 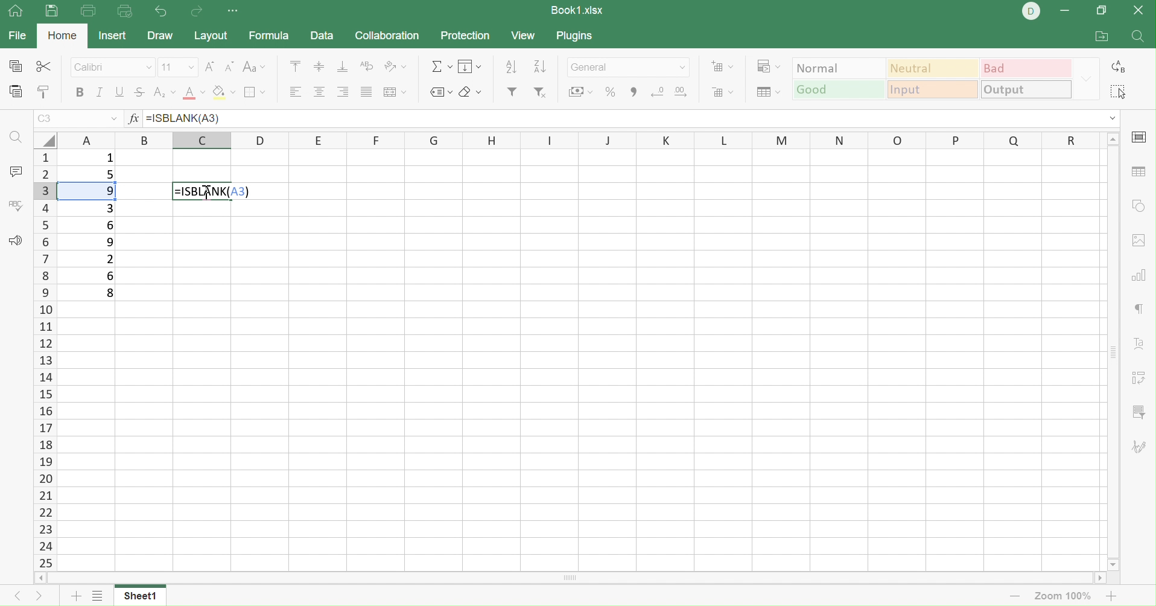 I want to click on Next, so click(x=37, y=598).